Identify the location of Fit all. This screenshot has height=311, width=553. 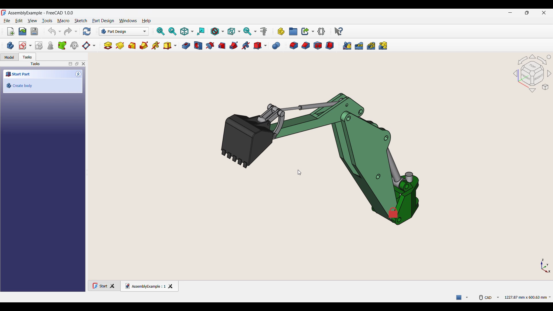
(161, 31).